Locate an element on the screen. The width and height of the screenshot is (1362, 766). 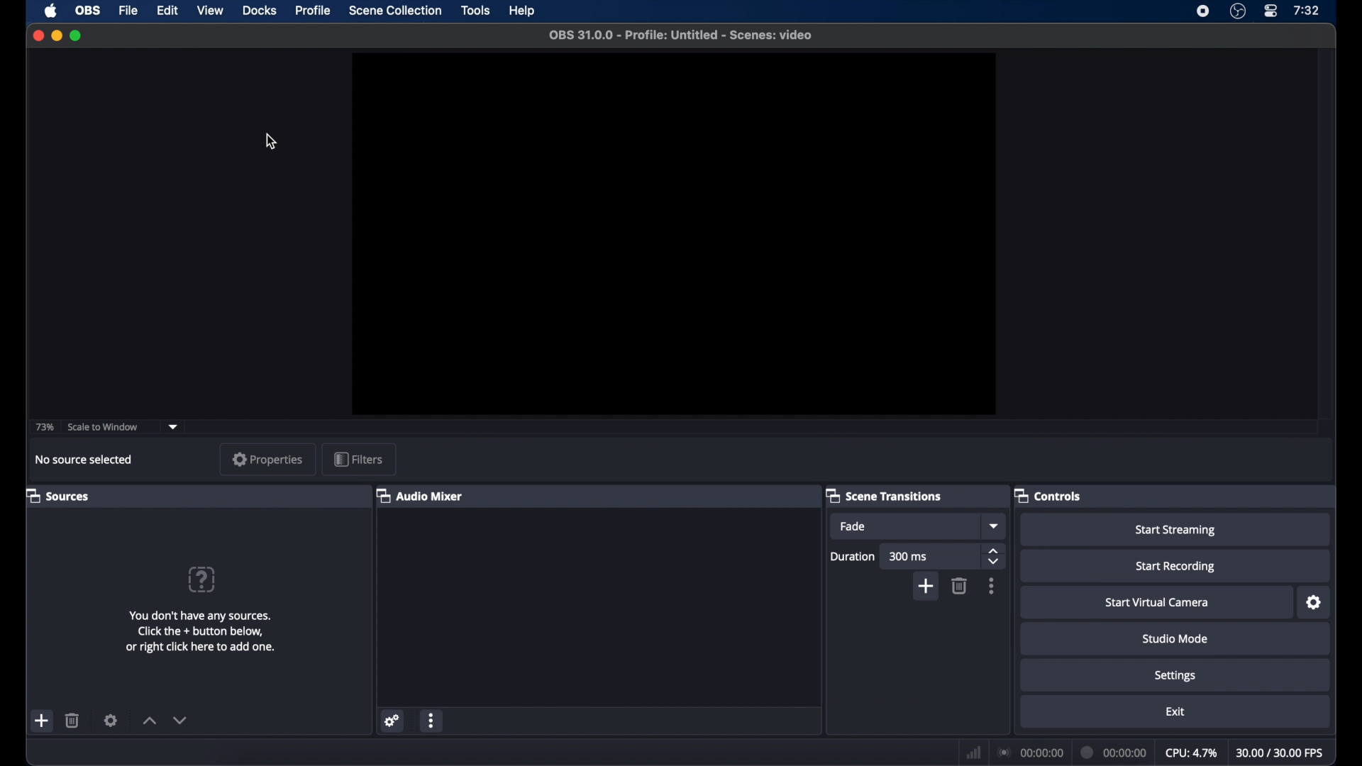
audio mixer is located at coordinates (419, 495).